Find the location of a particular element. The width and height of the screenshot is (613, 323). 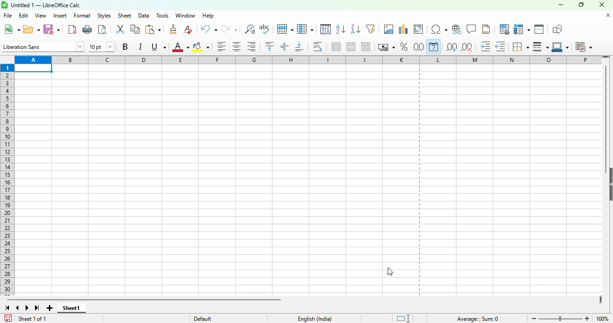

default is located at coordinates (203, 319).